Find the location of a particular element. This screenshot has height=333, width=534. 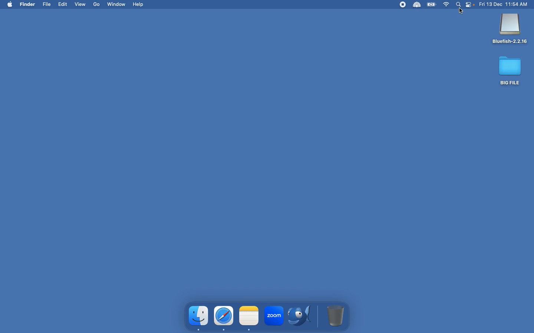

finder is located at coordinates (199, 316).